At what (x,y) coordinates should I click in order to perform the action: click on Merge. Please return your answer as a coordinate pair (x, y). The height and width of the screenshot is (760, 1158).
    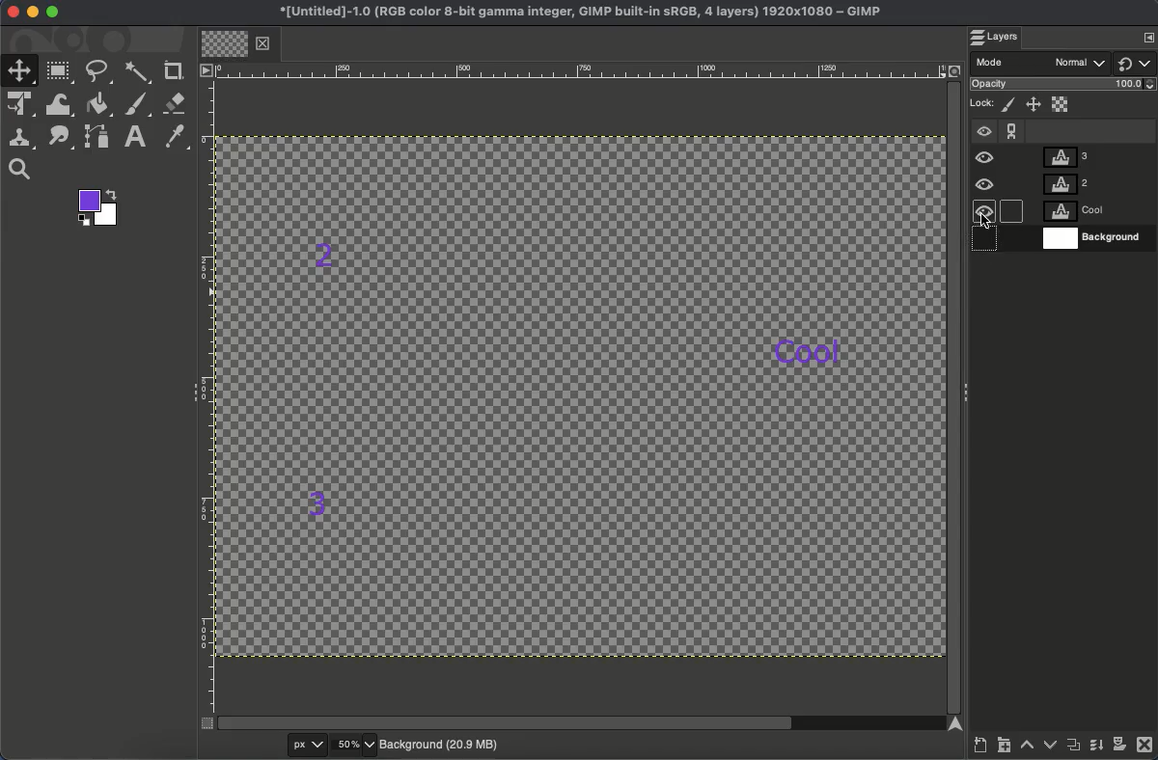
    Looking at the image, I should click on (1095, 749).